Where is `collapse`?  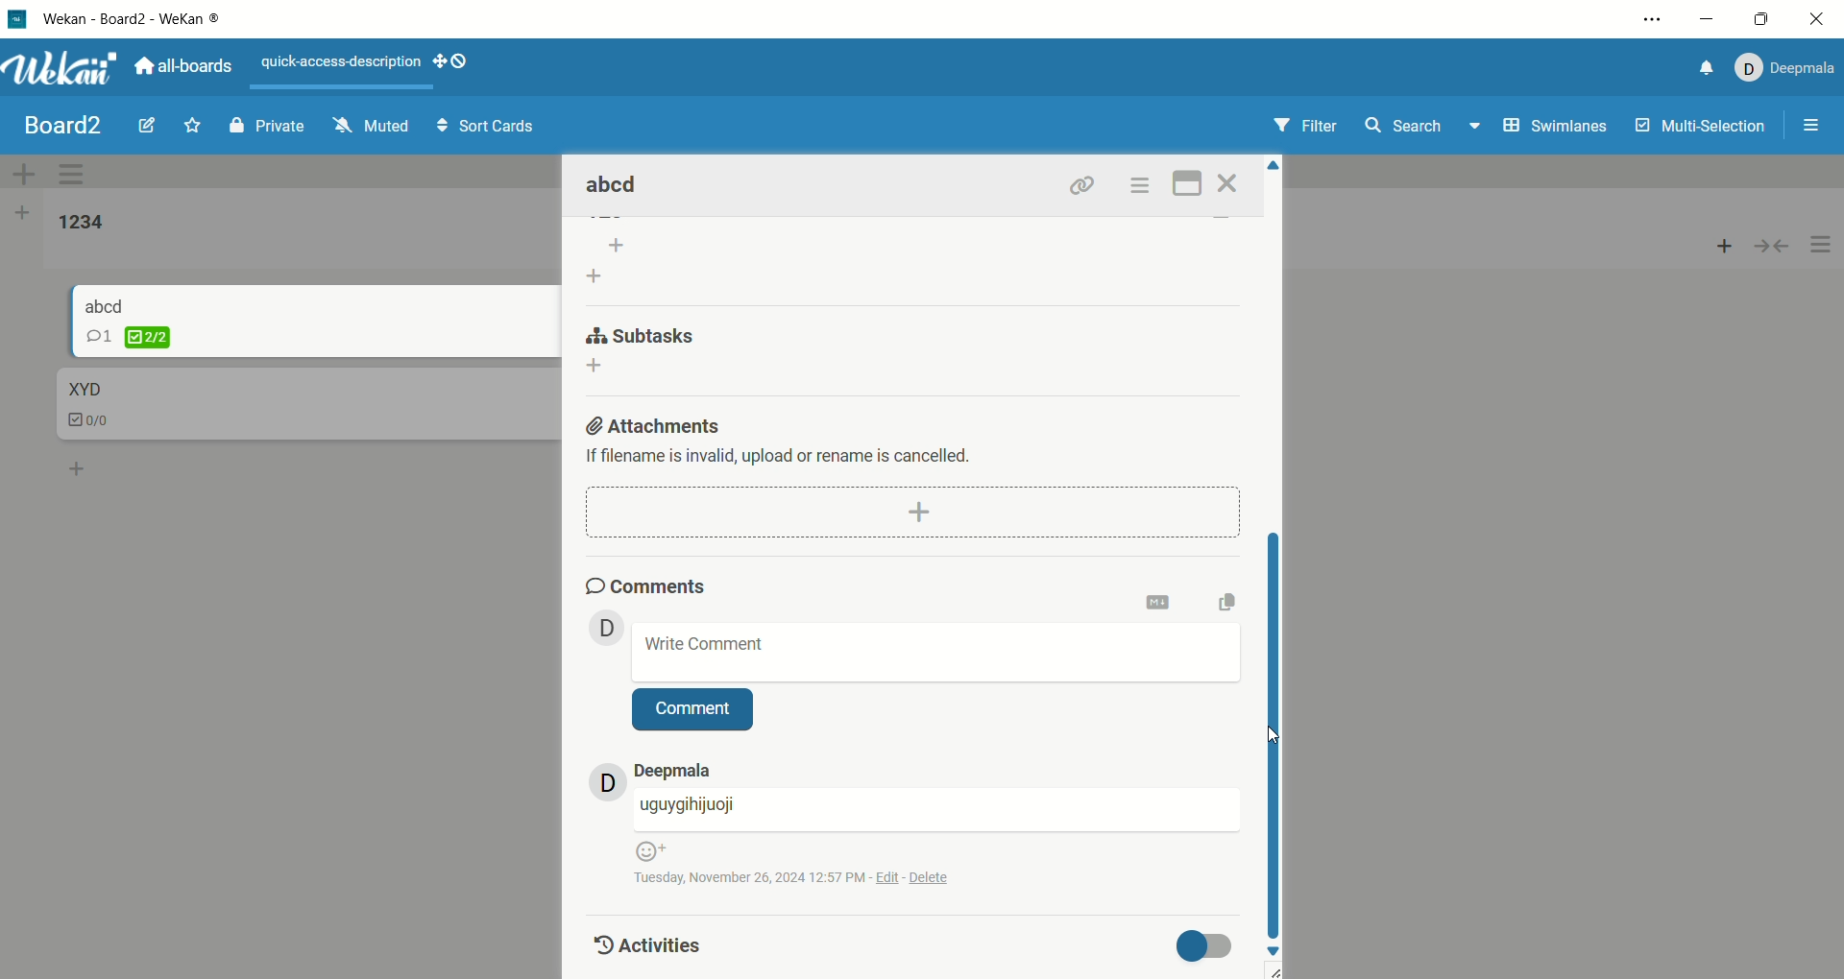 collapse is located at coordinates (1780, 244).